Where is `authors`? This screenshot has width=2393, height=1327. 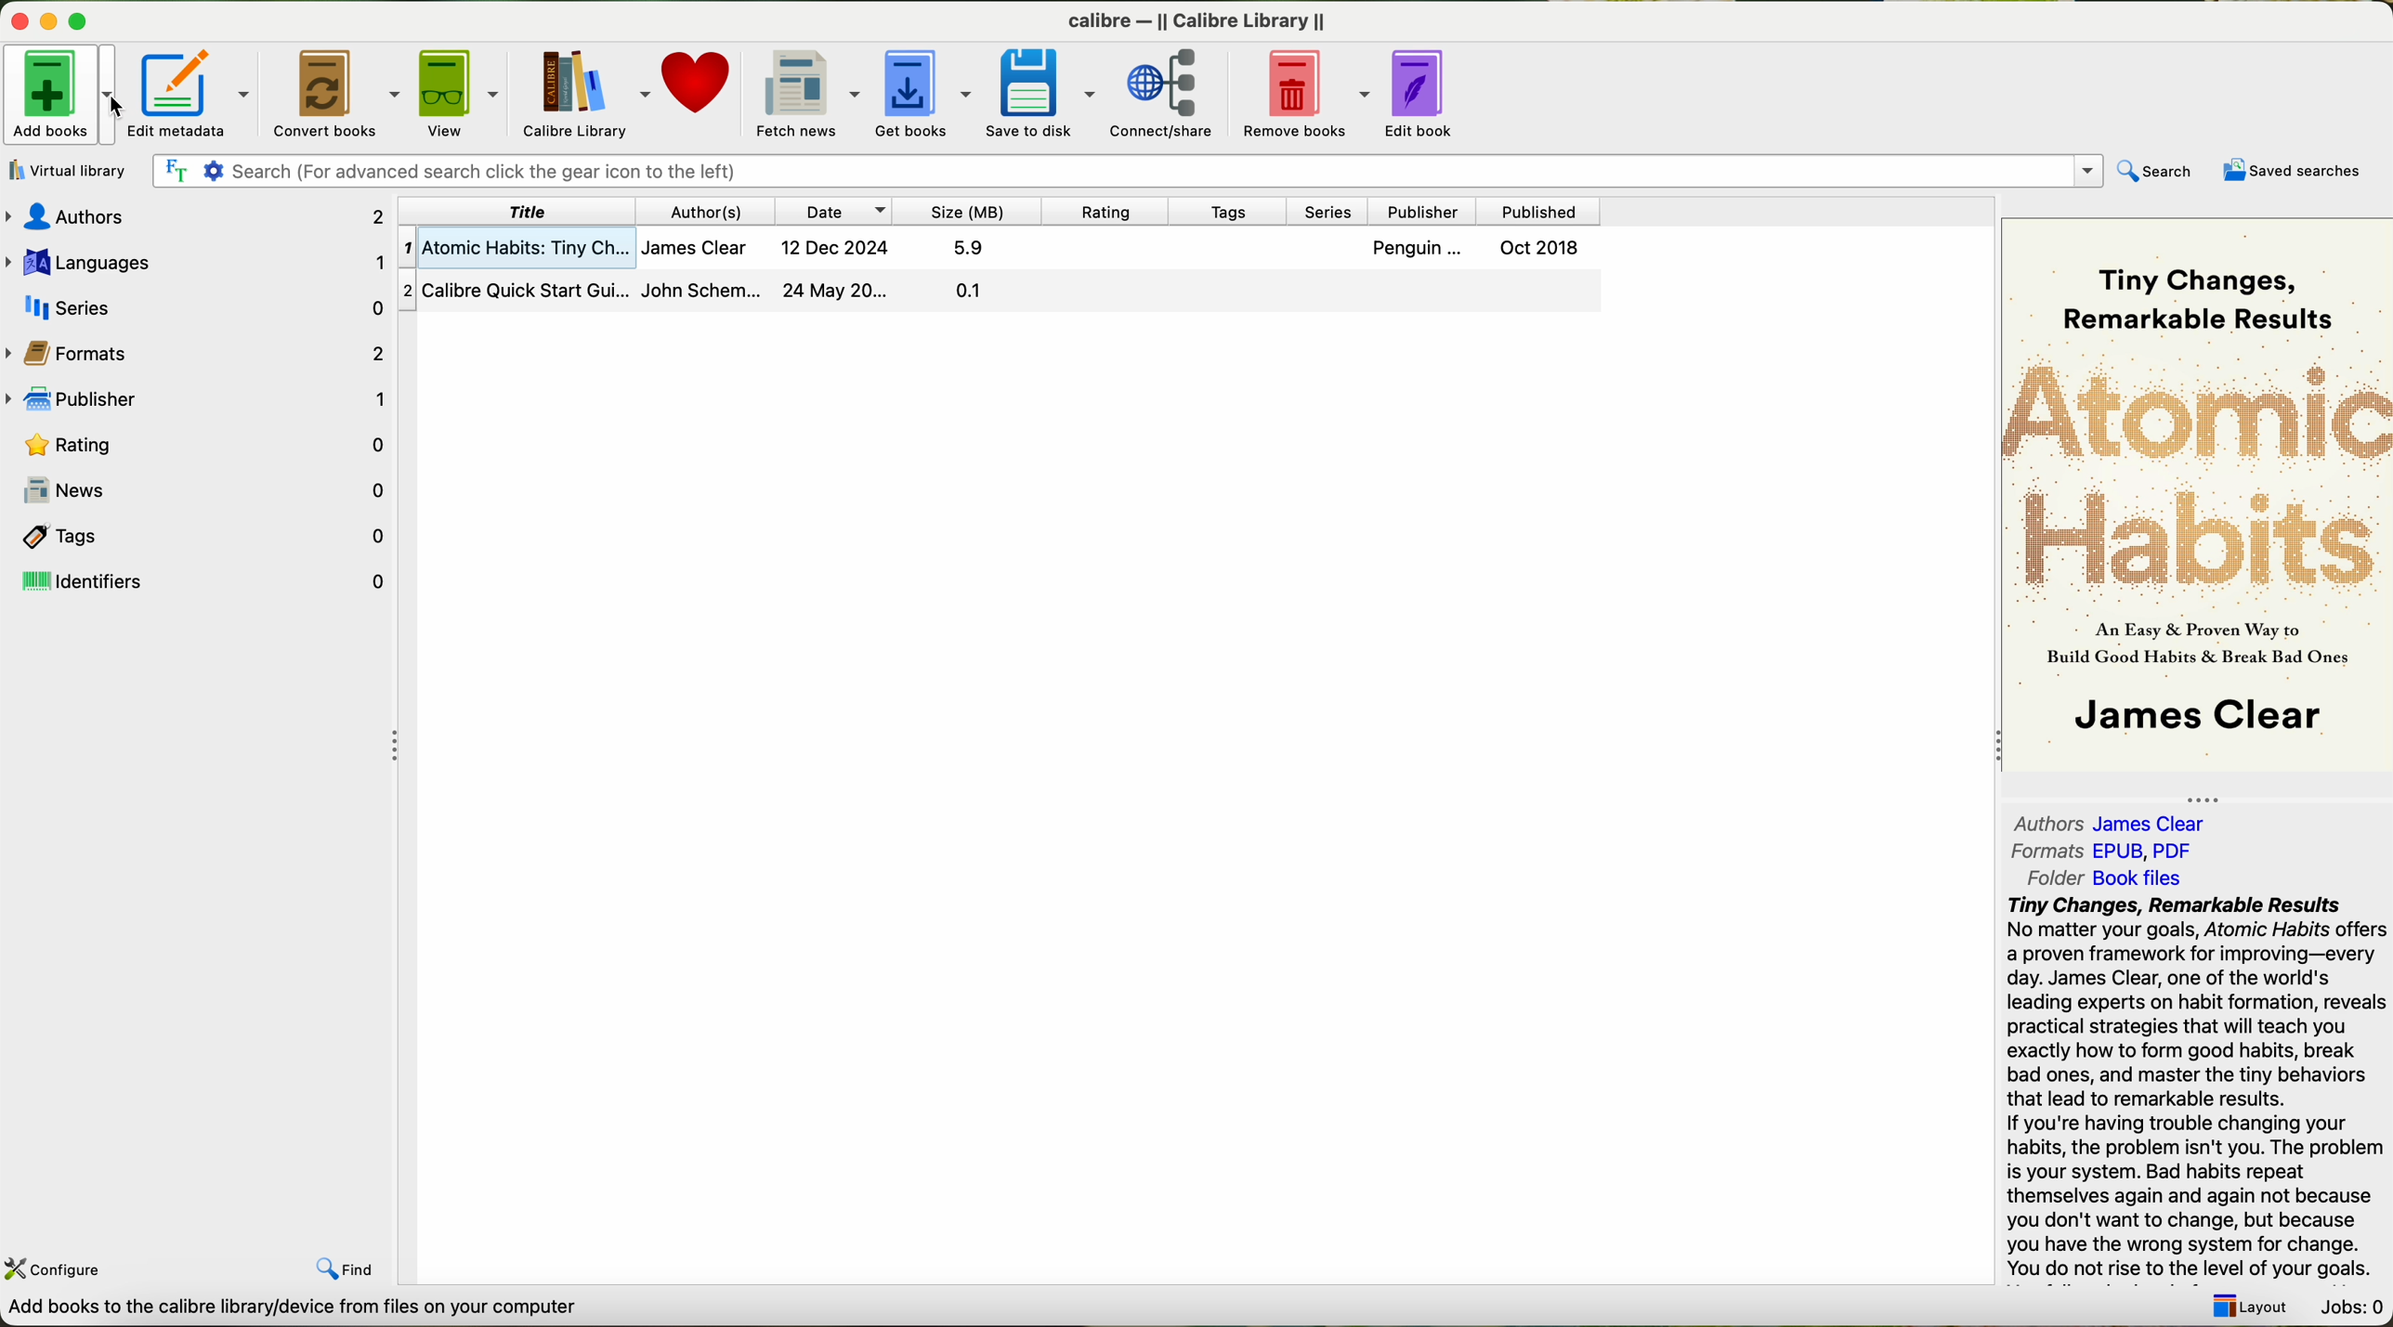 authors is located at coordinates (699, 211).